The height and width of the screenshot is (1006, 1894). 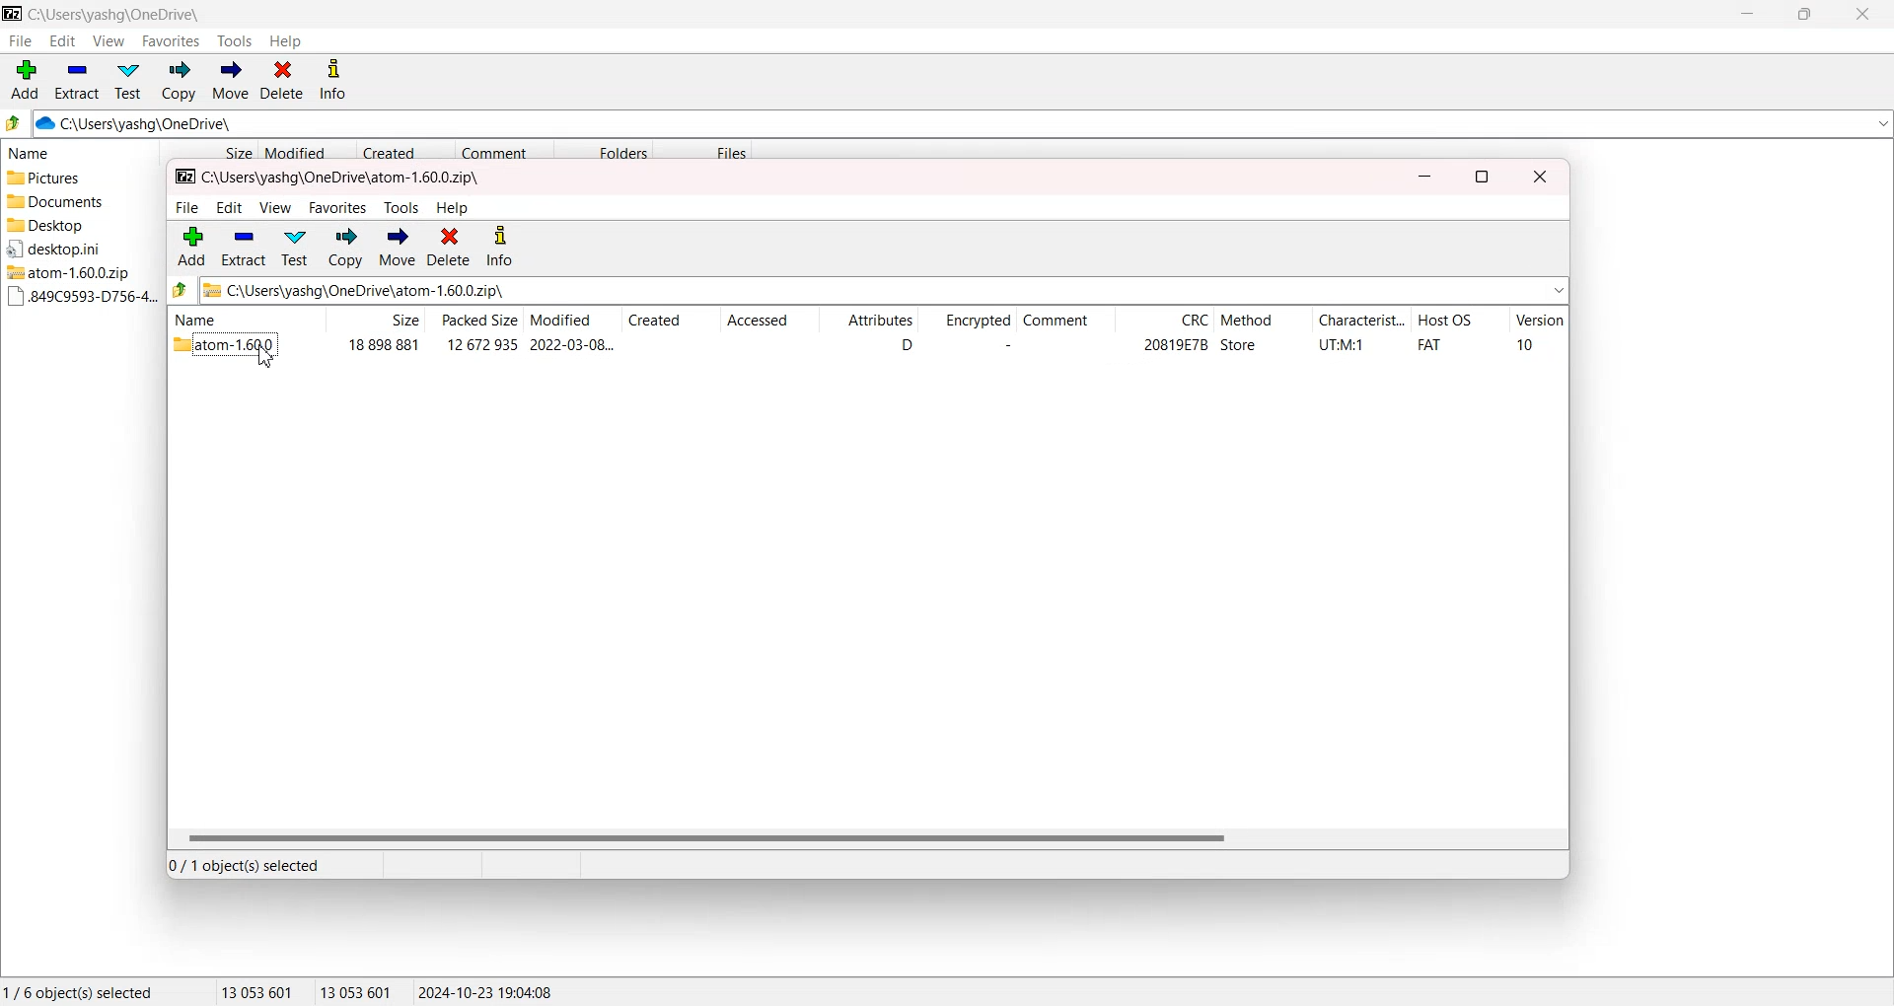 What do you see at coordinates (357, 991) in the screenshot?
I see `13 053 601` at bounding box center [357, 991].